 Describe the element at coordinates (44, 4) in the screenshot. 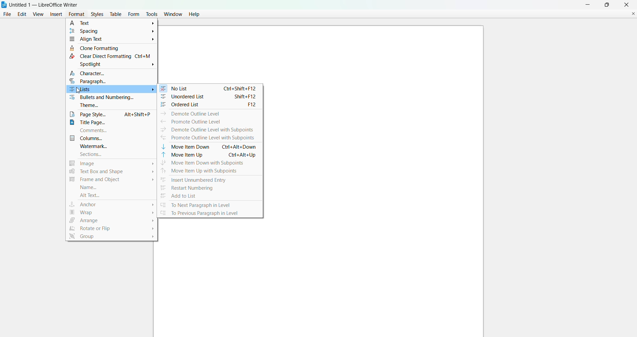

I see `Untitled 1 - LibreOffice Writer` at that location.